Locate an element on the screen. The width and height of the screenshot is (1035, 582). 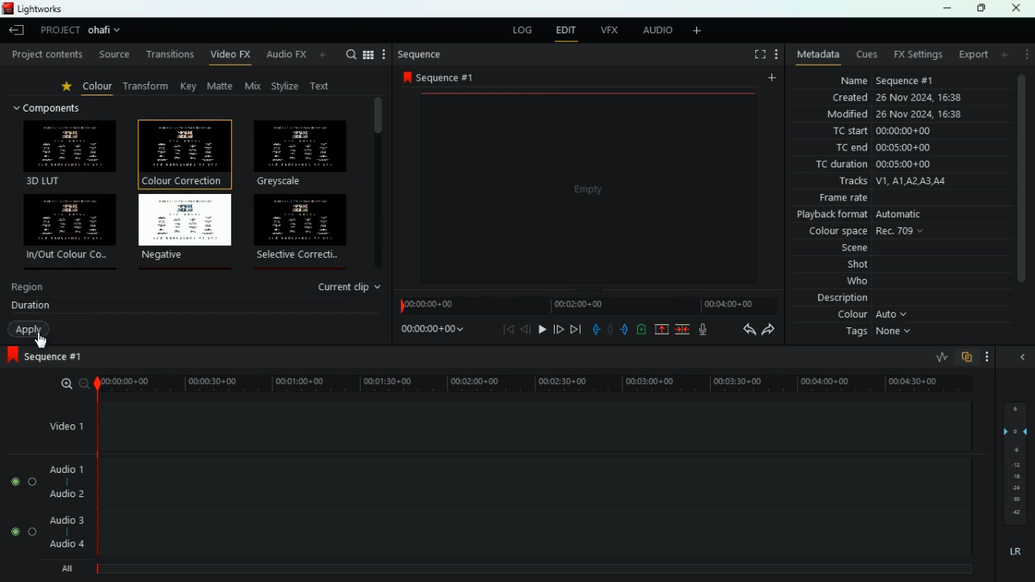
matte is located at coordinates (222, 86).